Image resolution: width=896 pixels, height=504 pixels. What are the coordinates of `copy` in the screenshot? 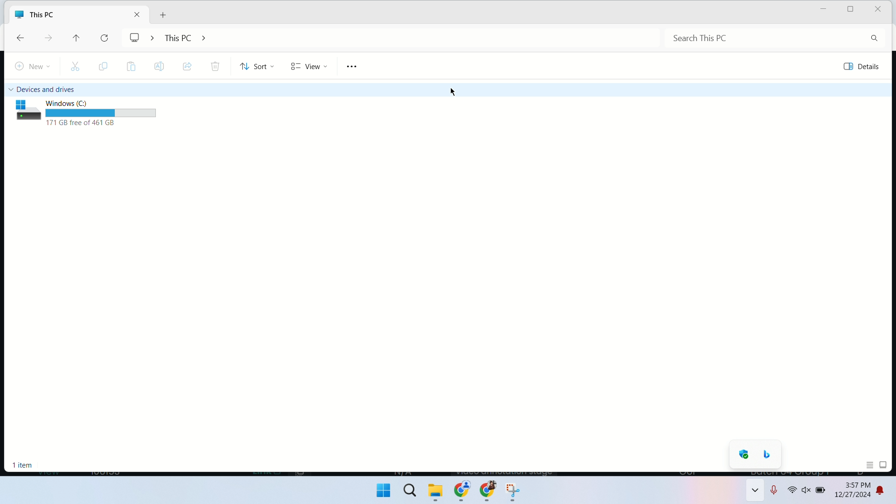 It's located at (105, 65).